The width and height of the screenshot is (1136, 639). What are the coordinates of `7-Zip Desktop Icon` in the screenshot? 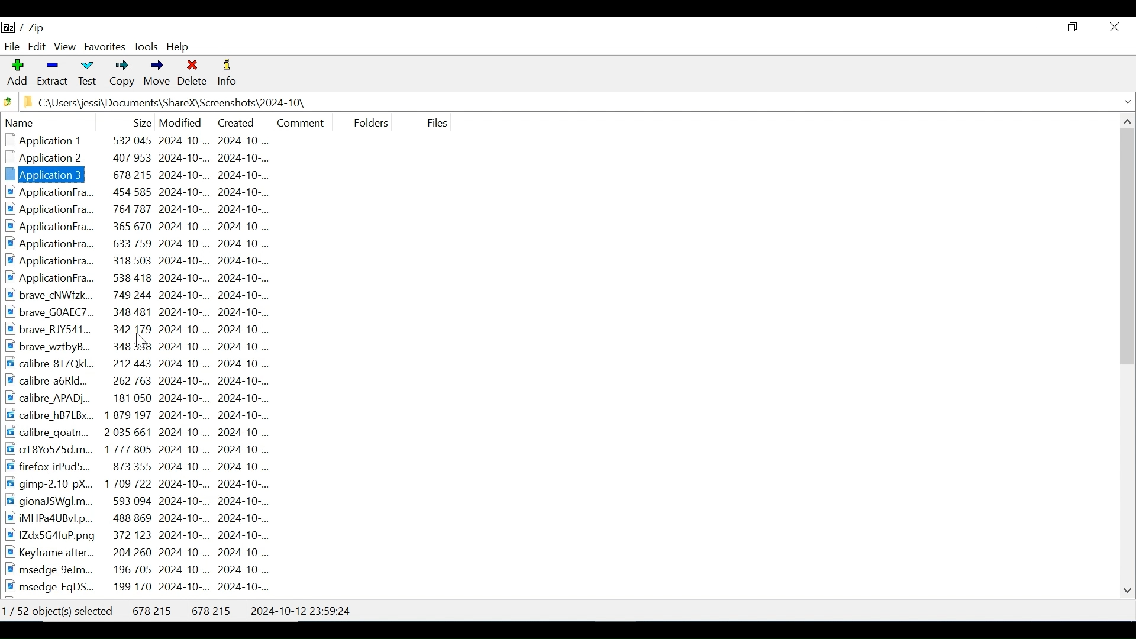 It's located at (25, 28).